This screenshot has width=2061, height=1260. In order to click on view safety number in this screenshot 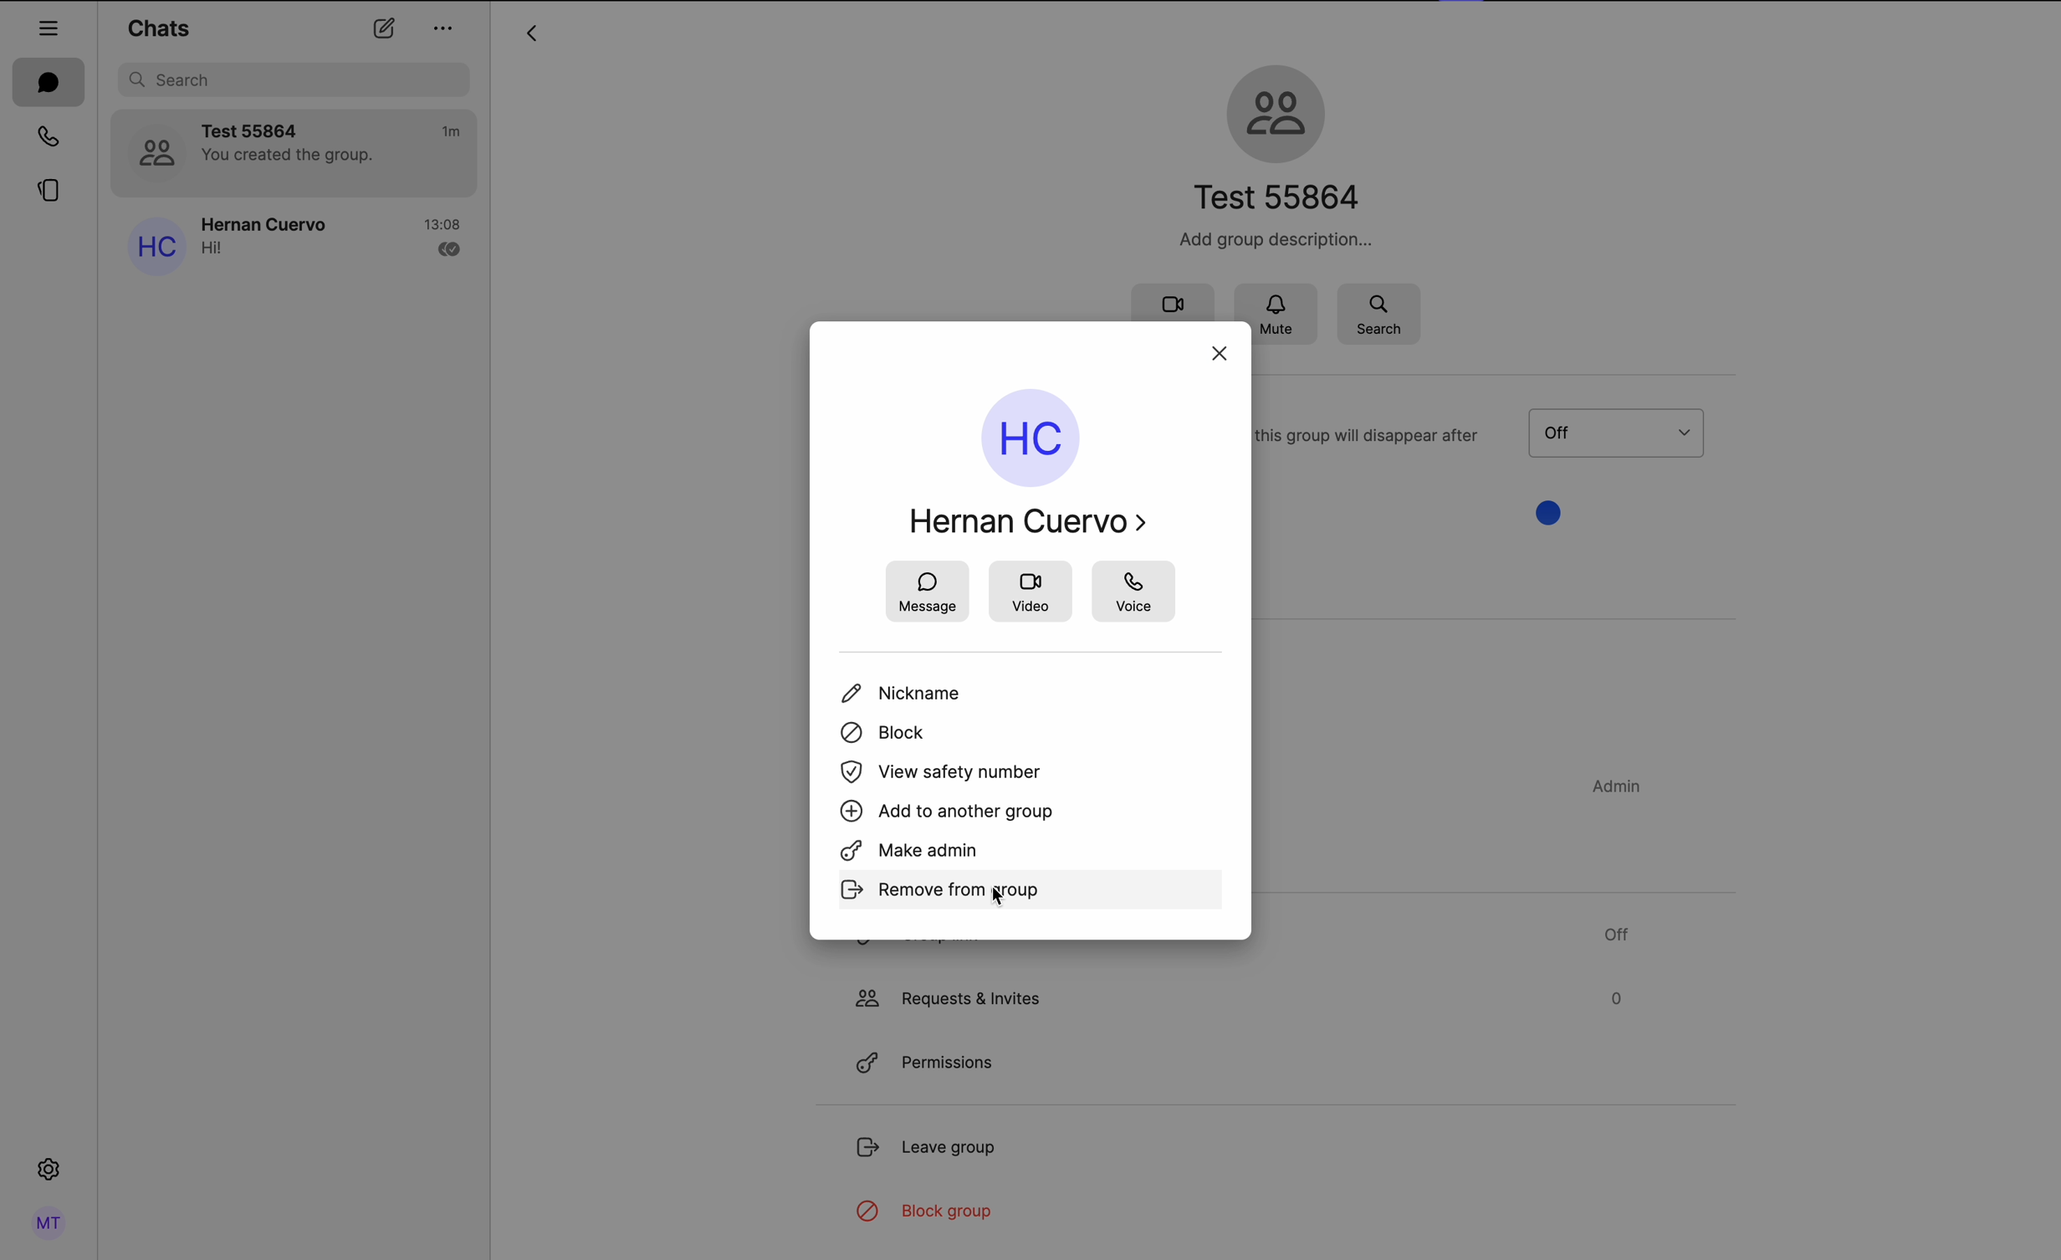, I will do `click(948, 773)`.